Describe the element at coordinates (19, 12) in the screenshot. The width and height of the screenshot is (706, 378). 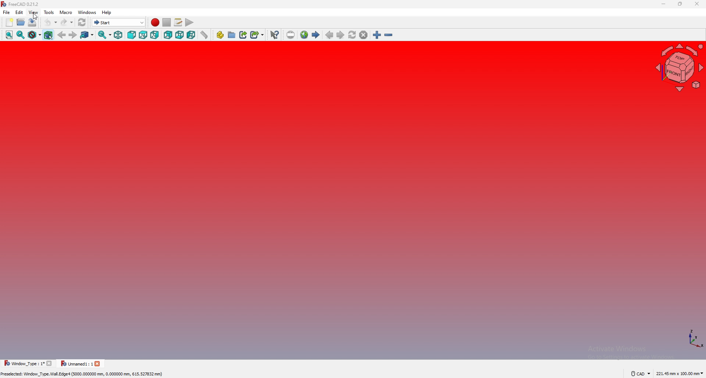
I see `edit` at that location.